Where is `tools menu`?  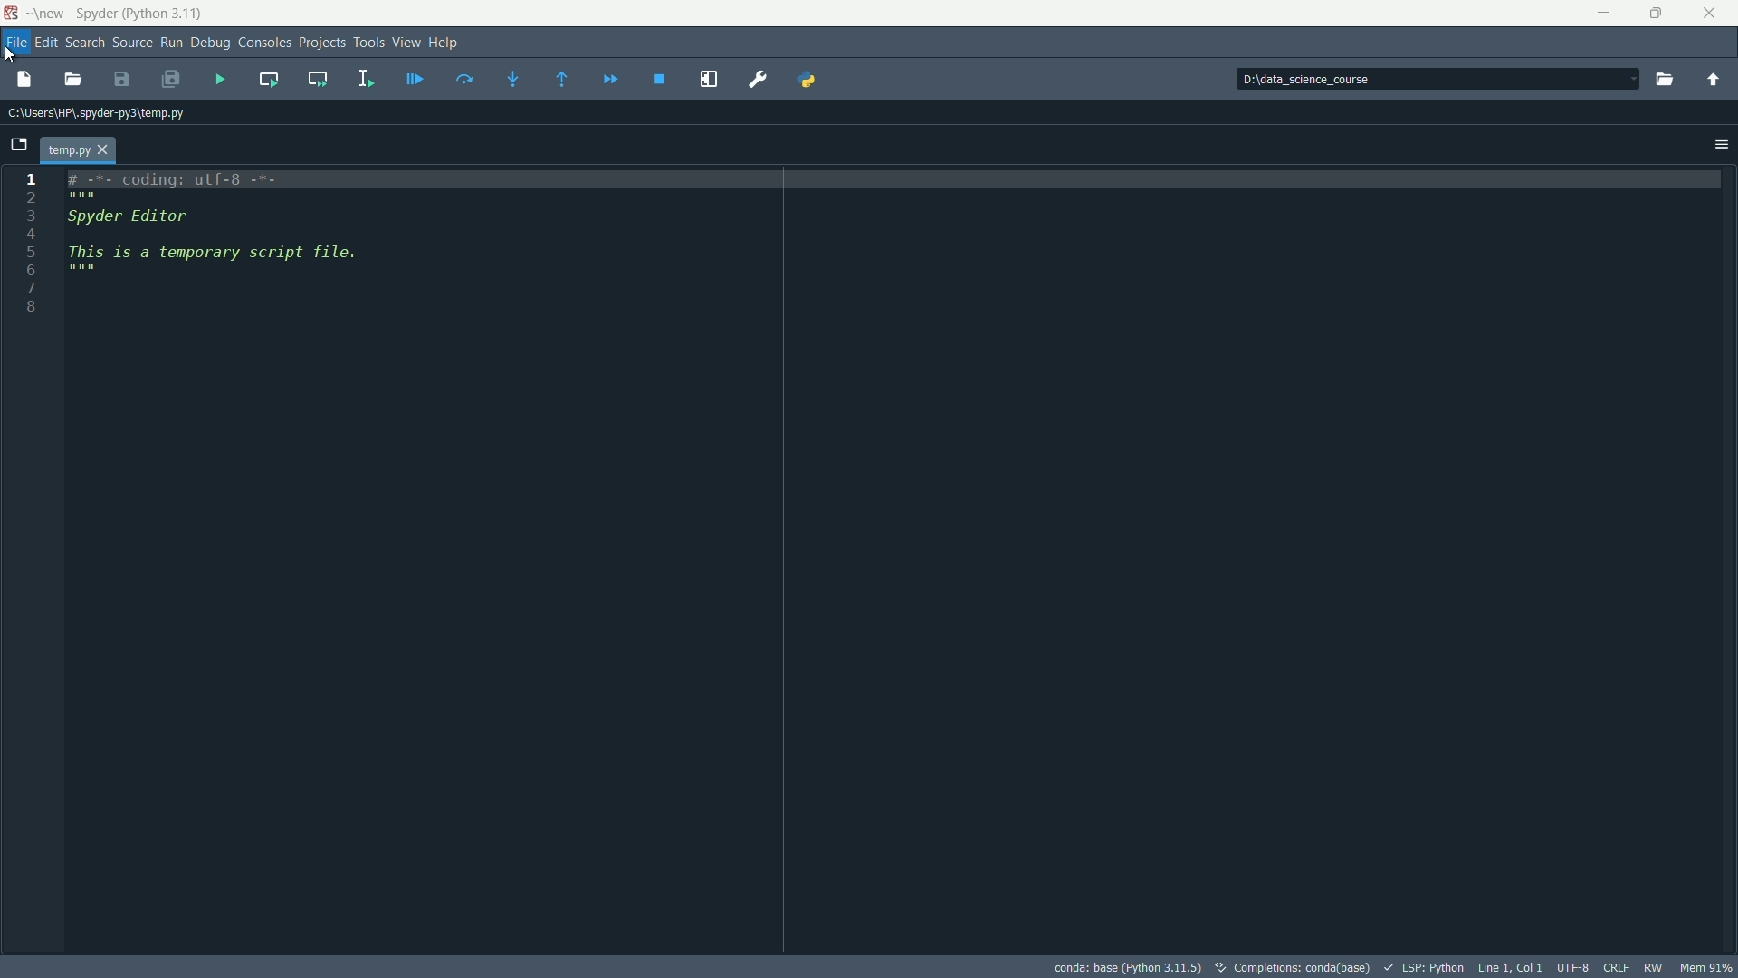
tools menu is located at coordinates (369, 43).